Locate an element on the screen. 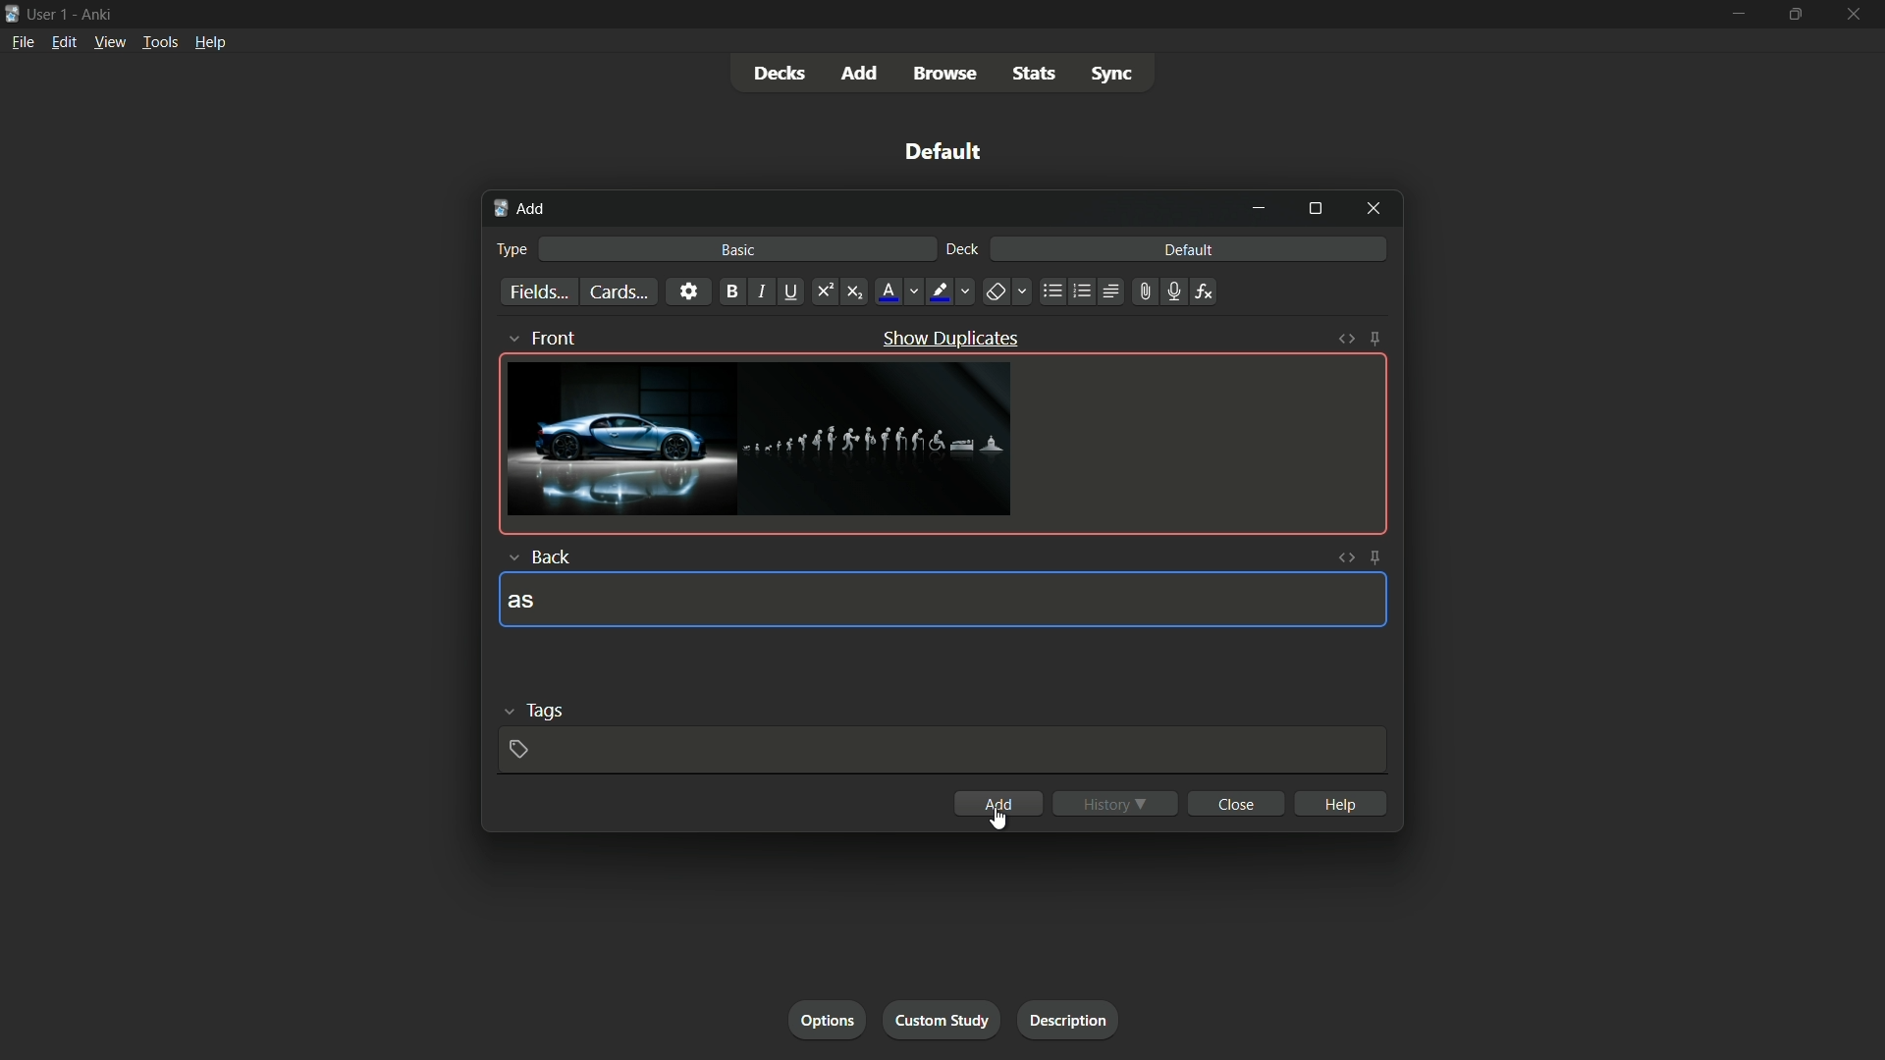 This screenshot has width=1885, height=1060. underline is located at coordinates (793, 291).